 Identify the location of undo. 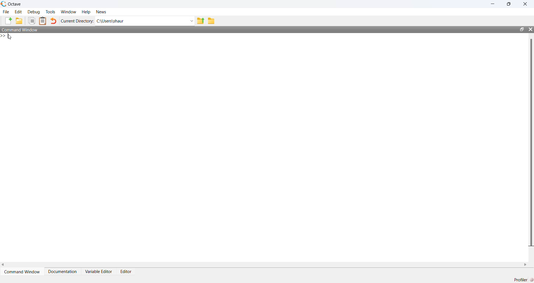
(53, 21).